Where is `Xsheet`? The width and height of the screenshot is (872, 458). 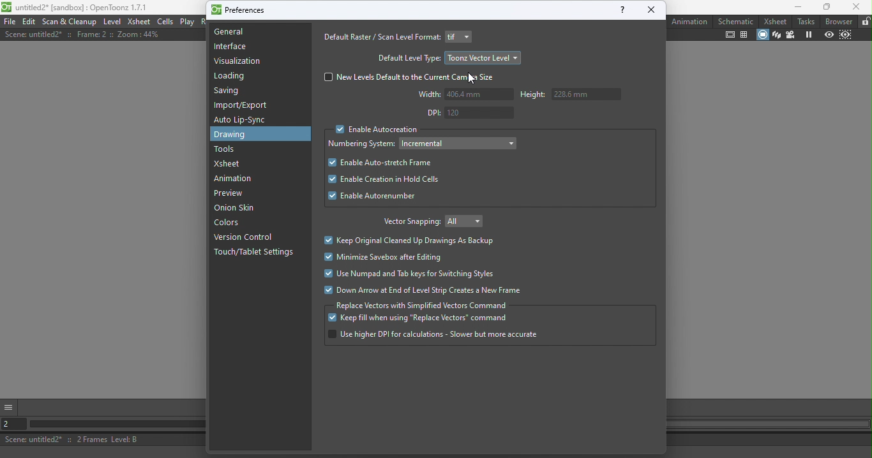 Xsheet is located at coordinates (230, 164).